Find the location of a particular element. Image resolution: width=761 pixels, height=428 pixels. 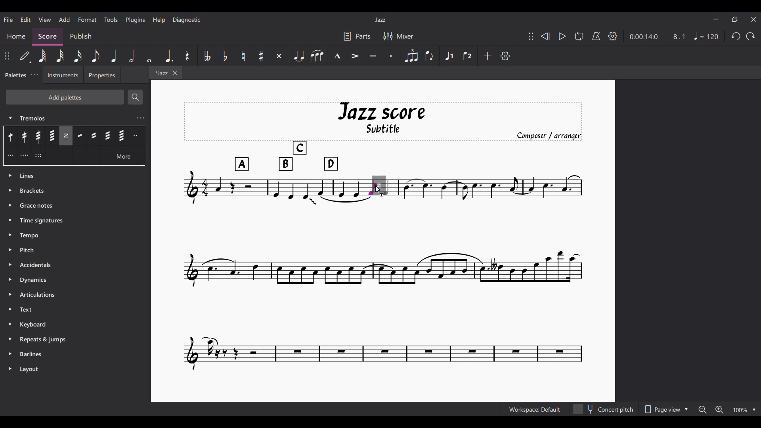

Tie is located at coordinates (299, 55).